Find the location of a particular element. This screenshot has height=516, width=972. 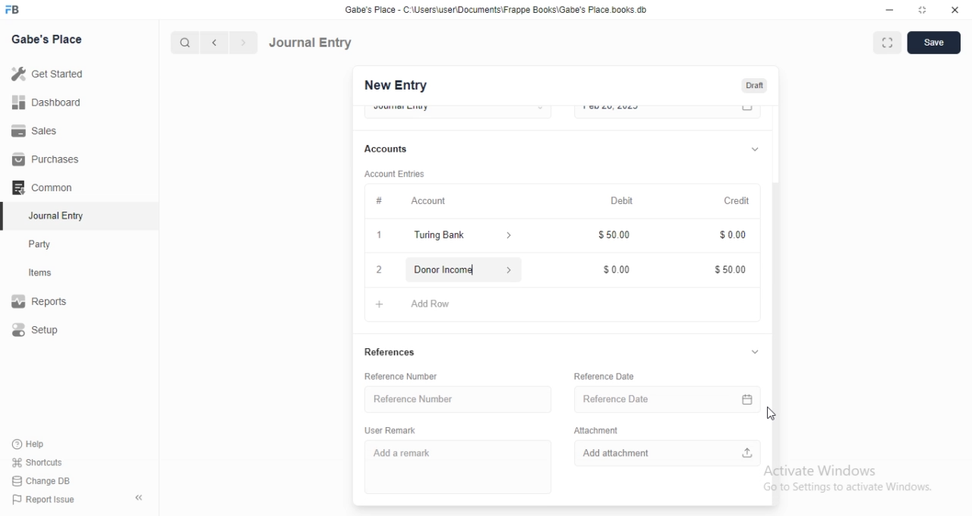

Change DB is located at coordinates (46, 480).